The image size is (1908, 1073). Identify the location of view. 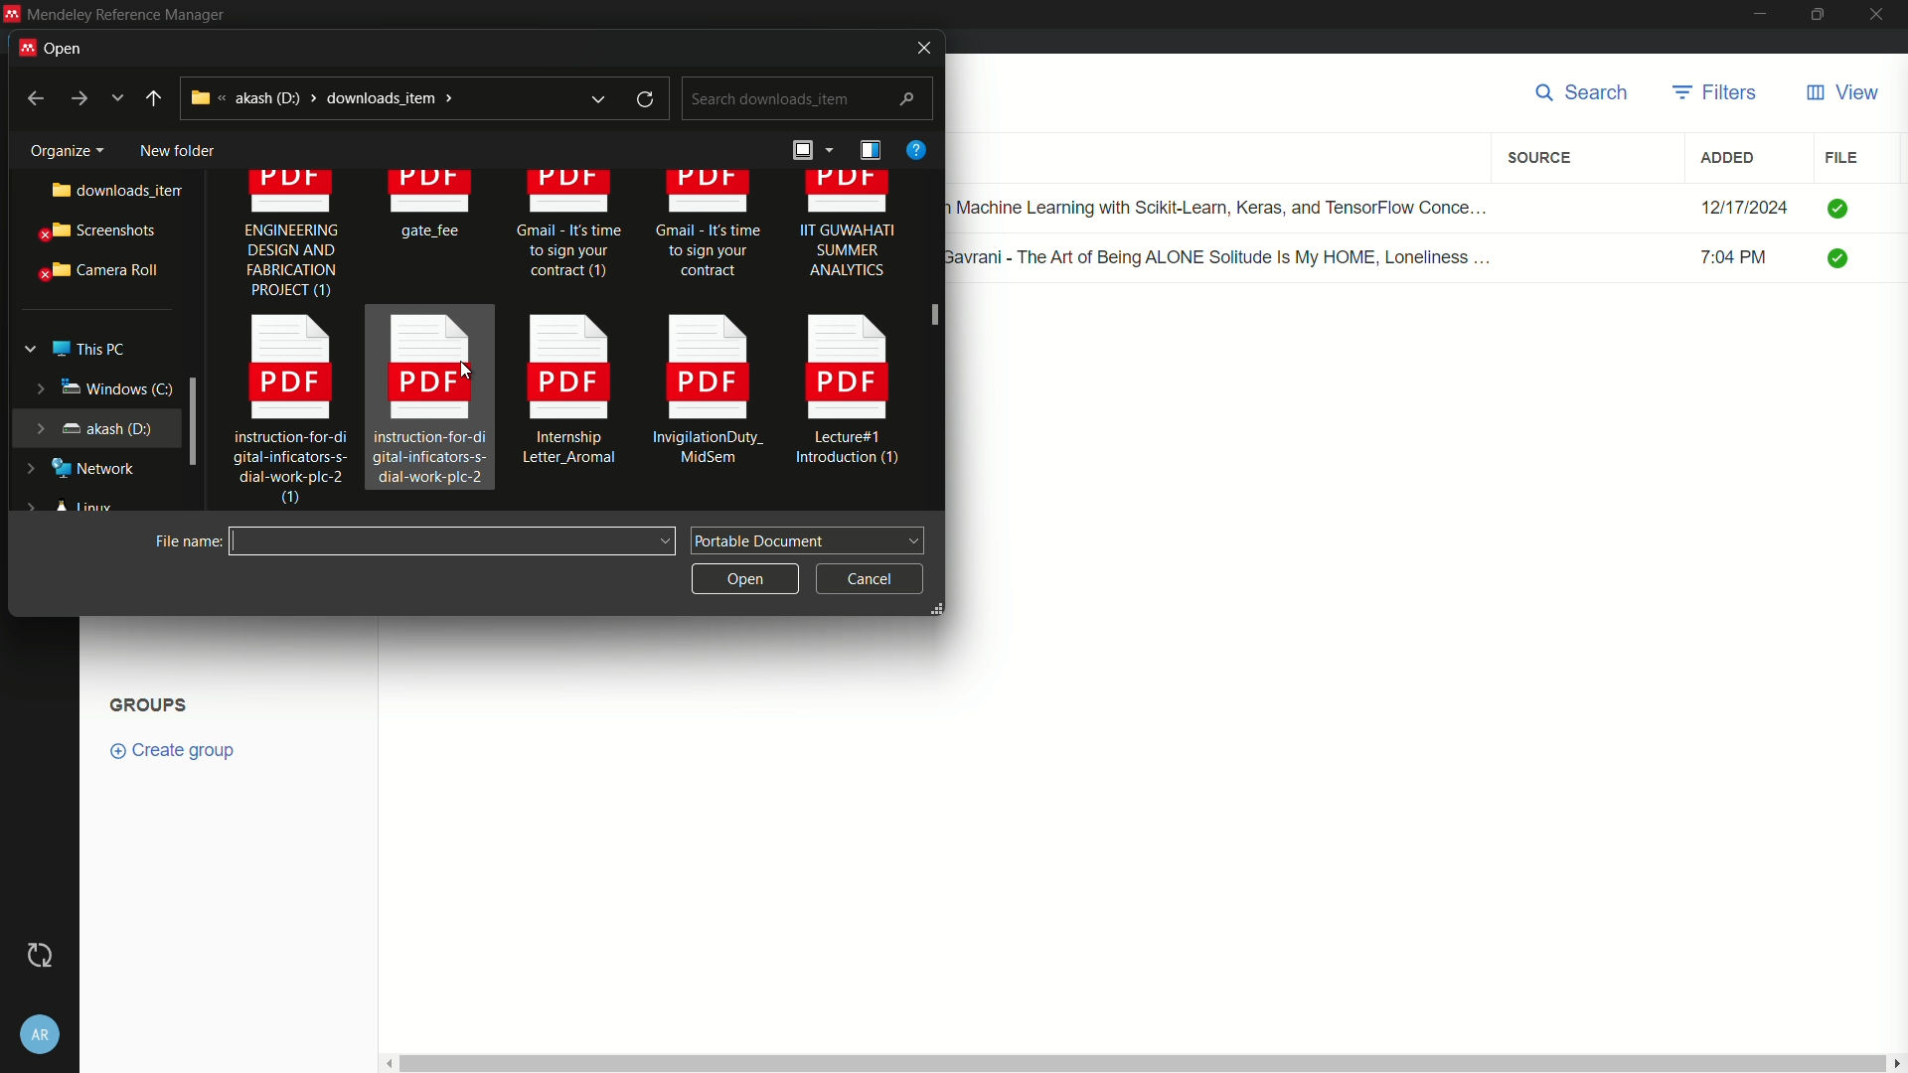
(1841, 93).